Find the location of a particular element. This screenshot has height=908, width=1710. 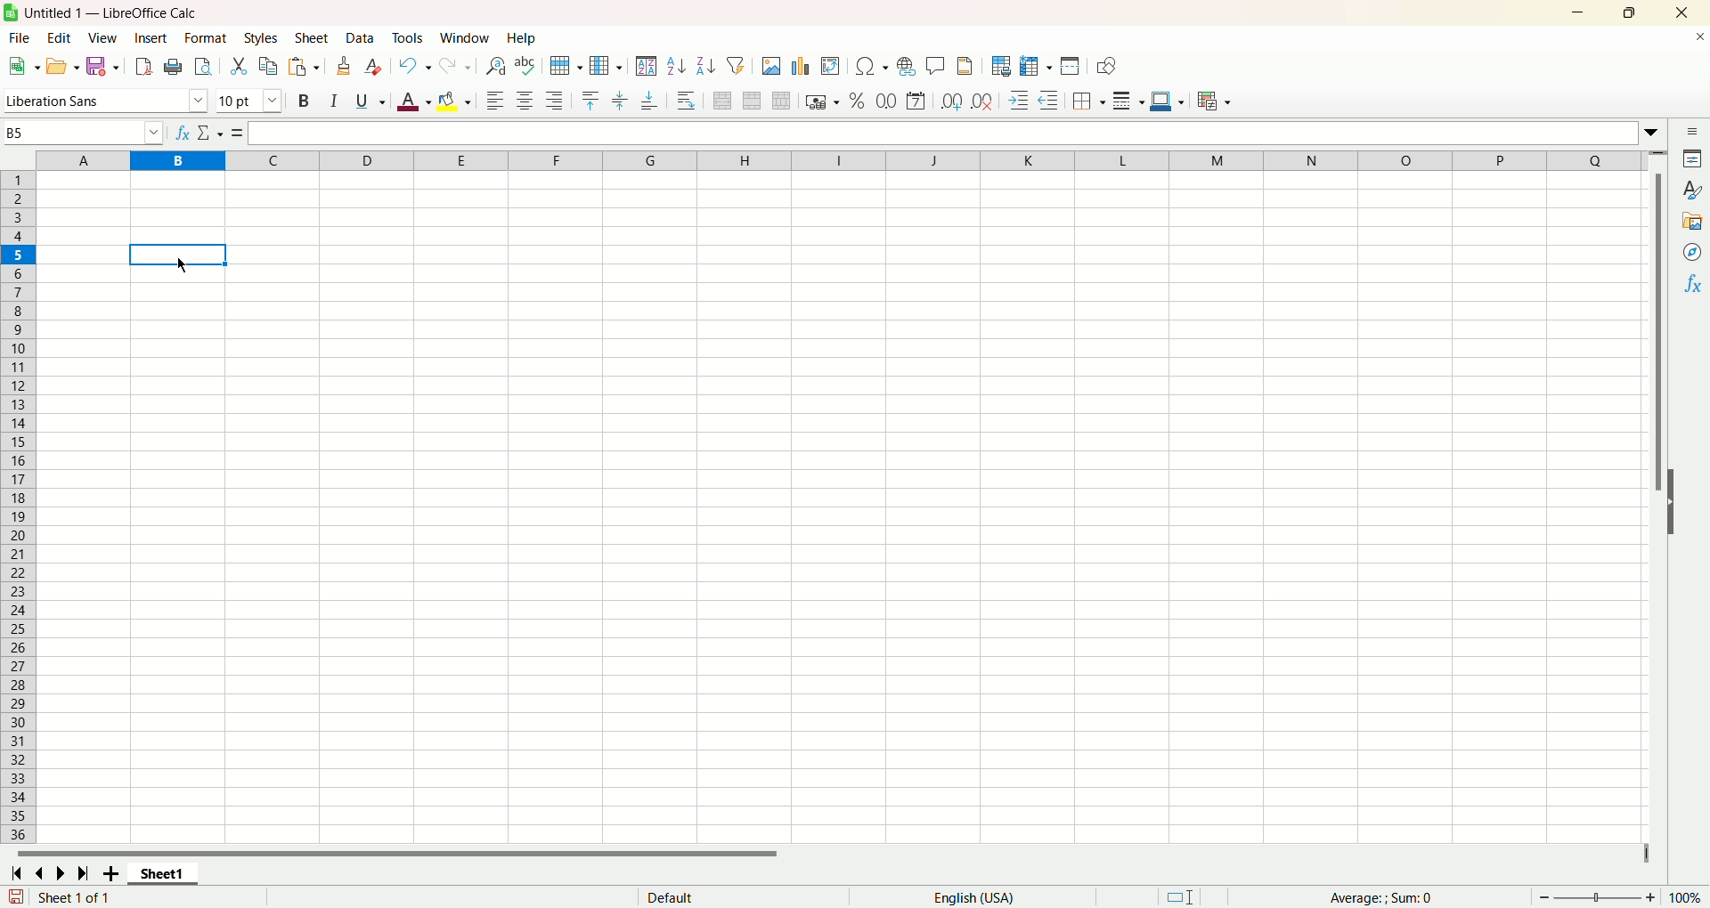

insert pivot table is located at coordinates (831, 66).